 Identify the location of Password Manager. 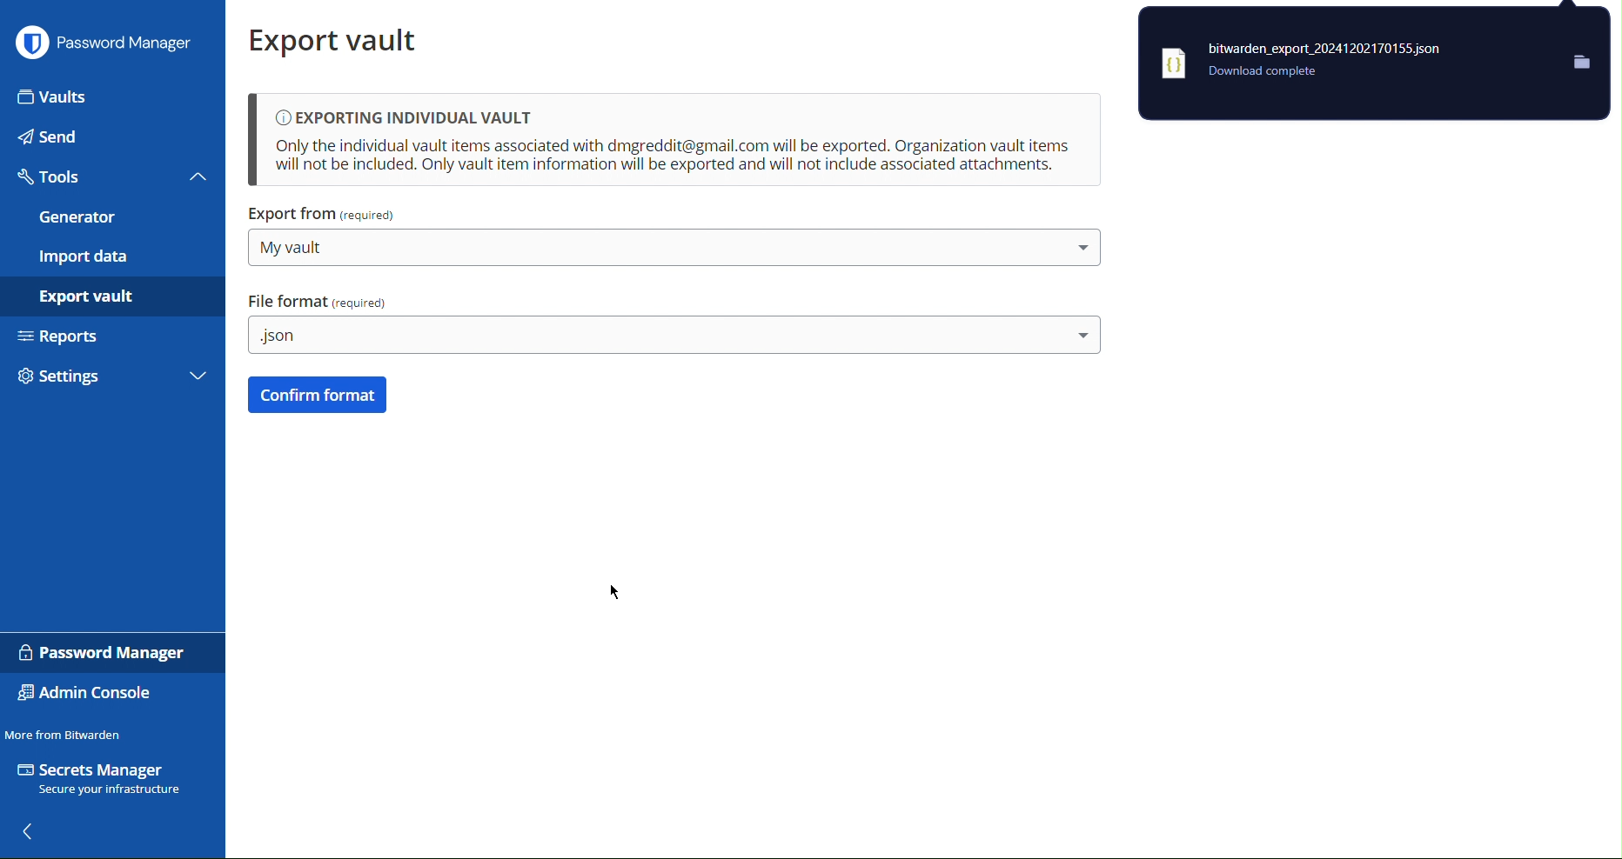
(105, 653).